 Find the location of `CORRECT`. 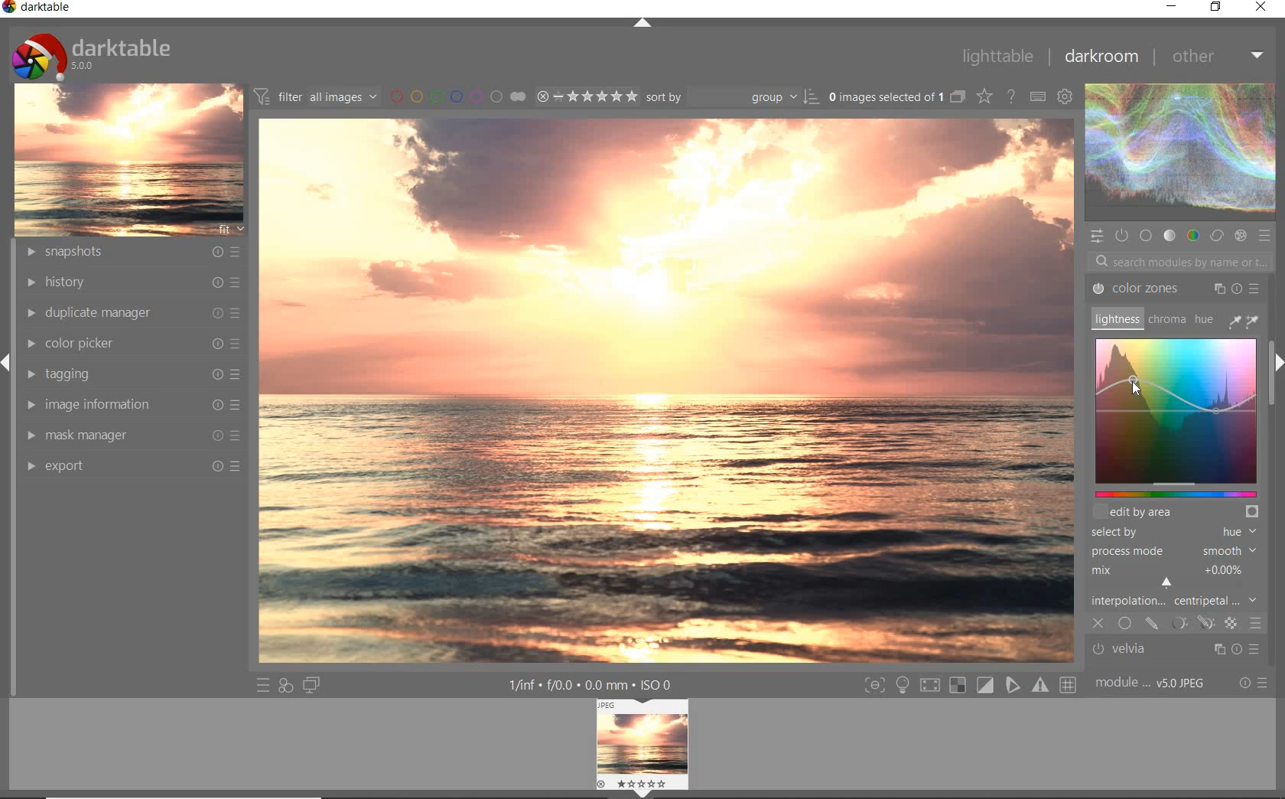

CORRECT is located at coordinates (1217, 236).